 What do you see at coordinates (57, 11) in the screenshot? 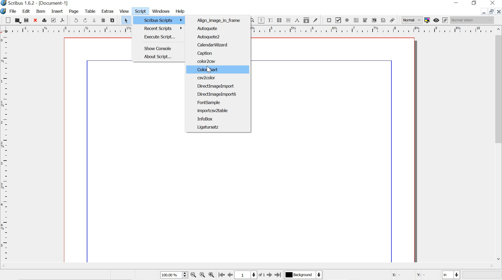
I see `insert` at bounding box center [57, 11].